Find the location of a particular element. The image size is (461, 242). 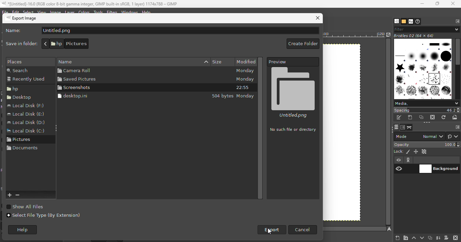

cratee a new layer group is located at coordinates (405, 238).